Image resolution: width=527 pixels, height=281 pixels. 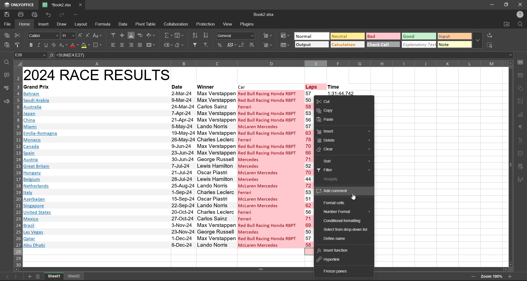 I want to click on date, so click(x=178, y=86).